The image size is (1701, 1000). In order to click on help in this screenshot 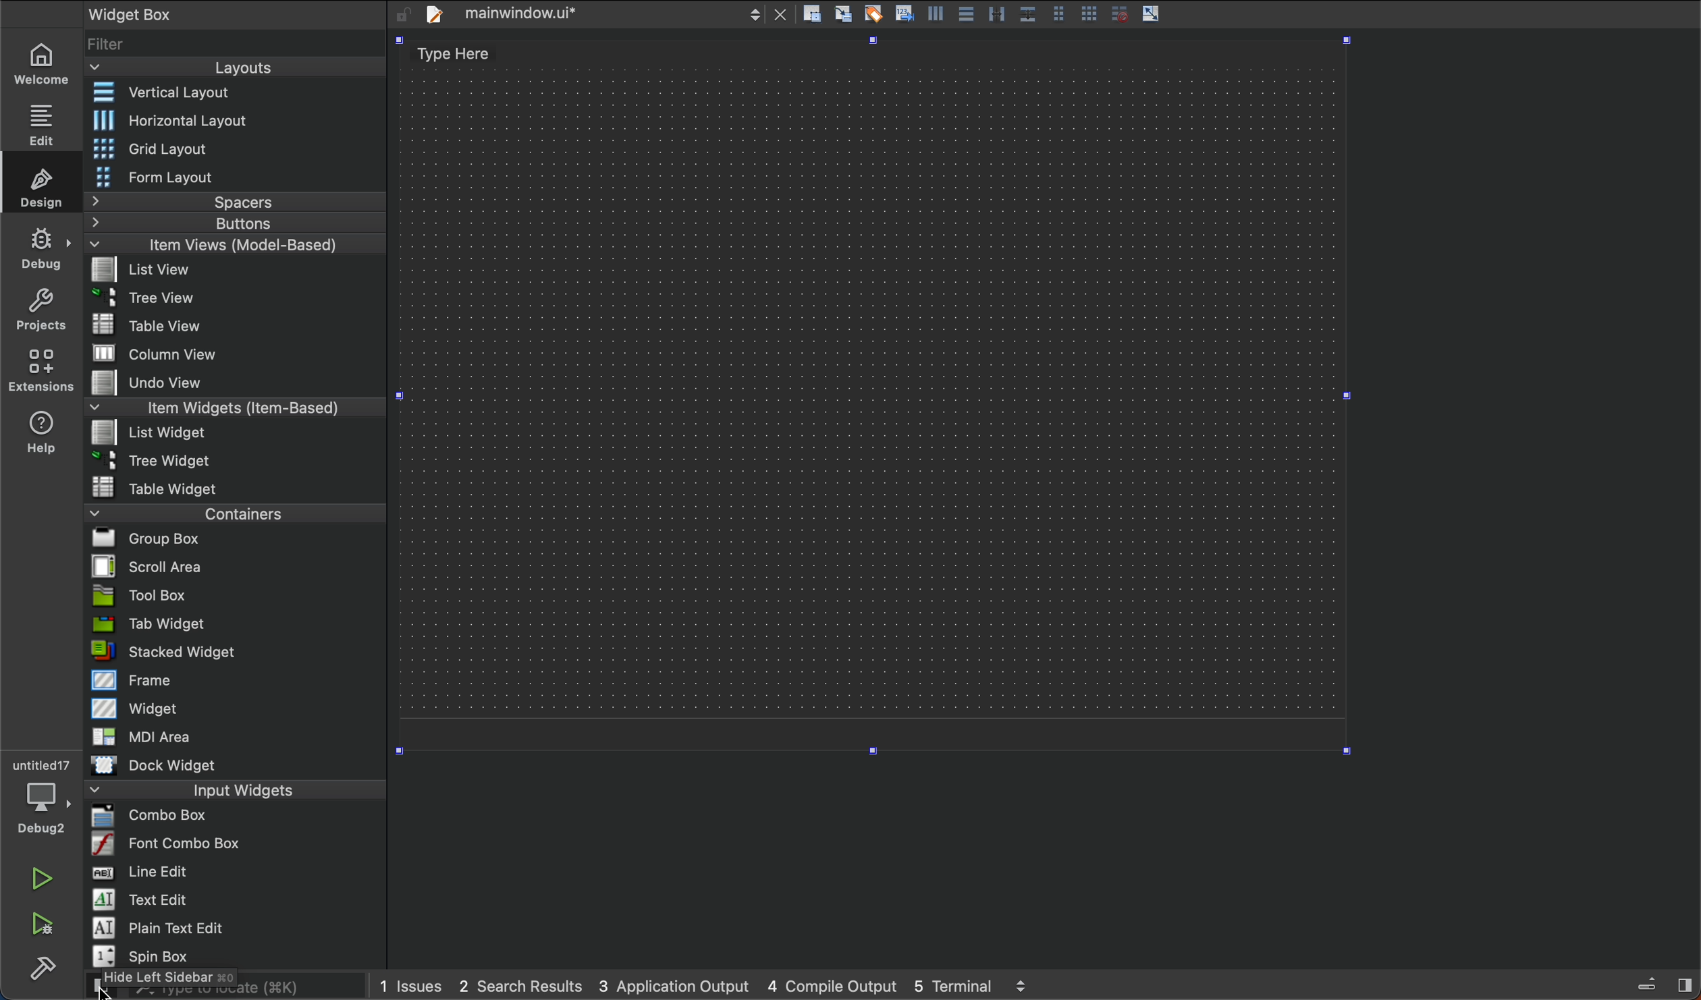, I will do `click(38, 436)`.